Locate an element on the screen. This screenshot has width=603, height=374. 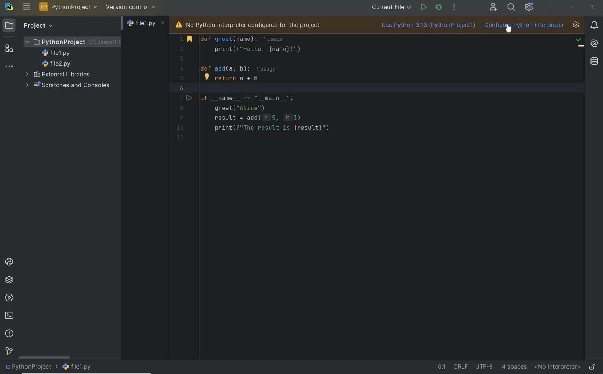
notifications is located at coordinates (594, 25).